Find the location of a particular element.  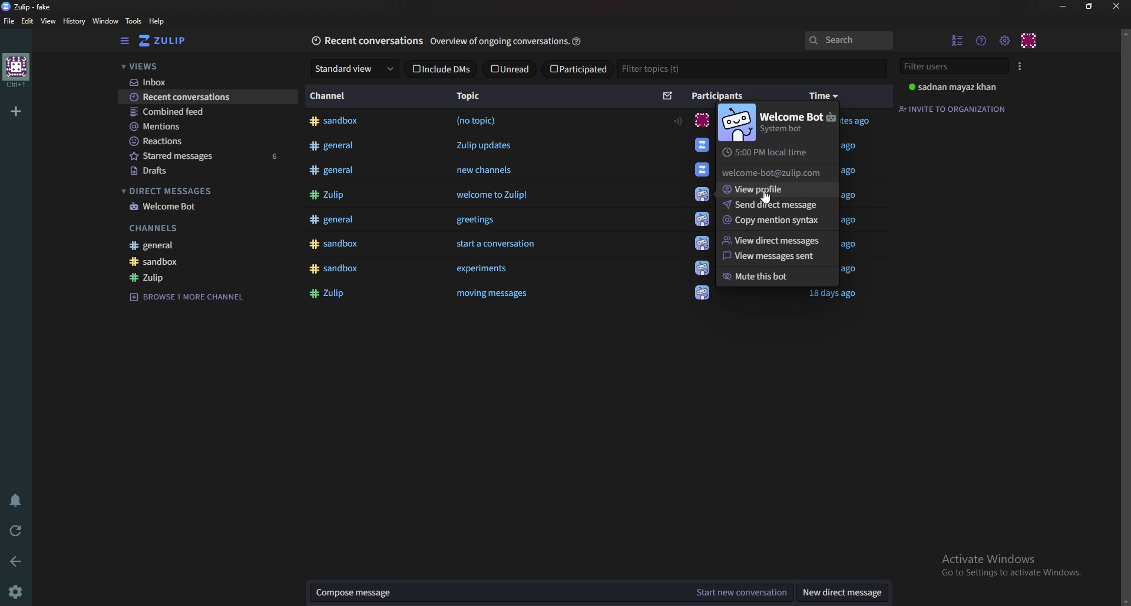

cursor is located at coordinates (766, 195).